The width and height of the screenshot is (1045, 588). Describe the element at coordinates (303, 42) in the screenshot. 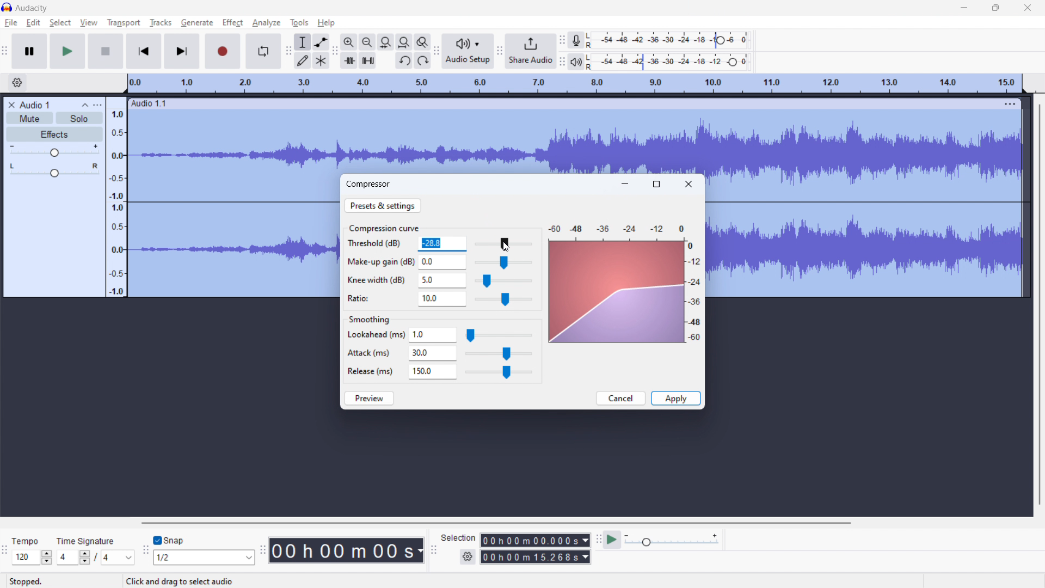

I see `selection tool` at that location.